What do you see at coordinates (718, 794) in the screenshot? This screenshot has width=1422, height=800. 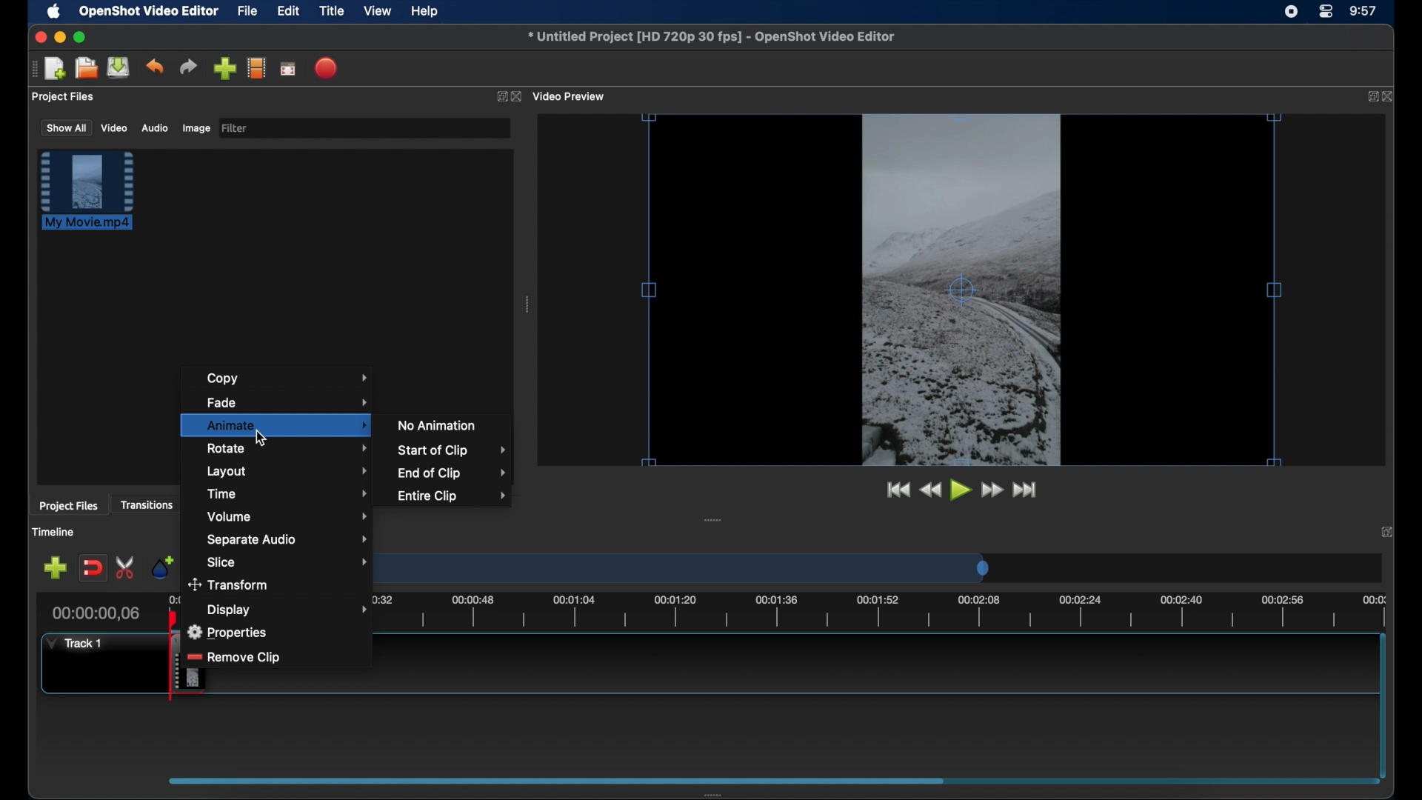 I see `drag handle` at bounding box center [718, 794].